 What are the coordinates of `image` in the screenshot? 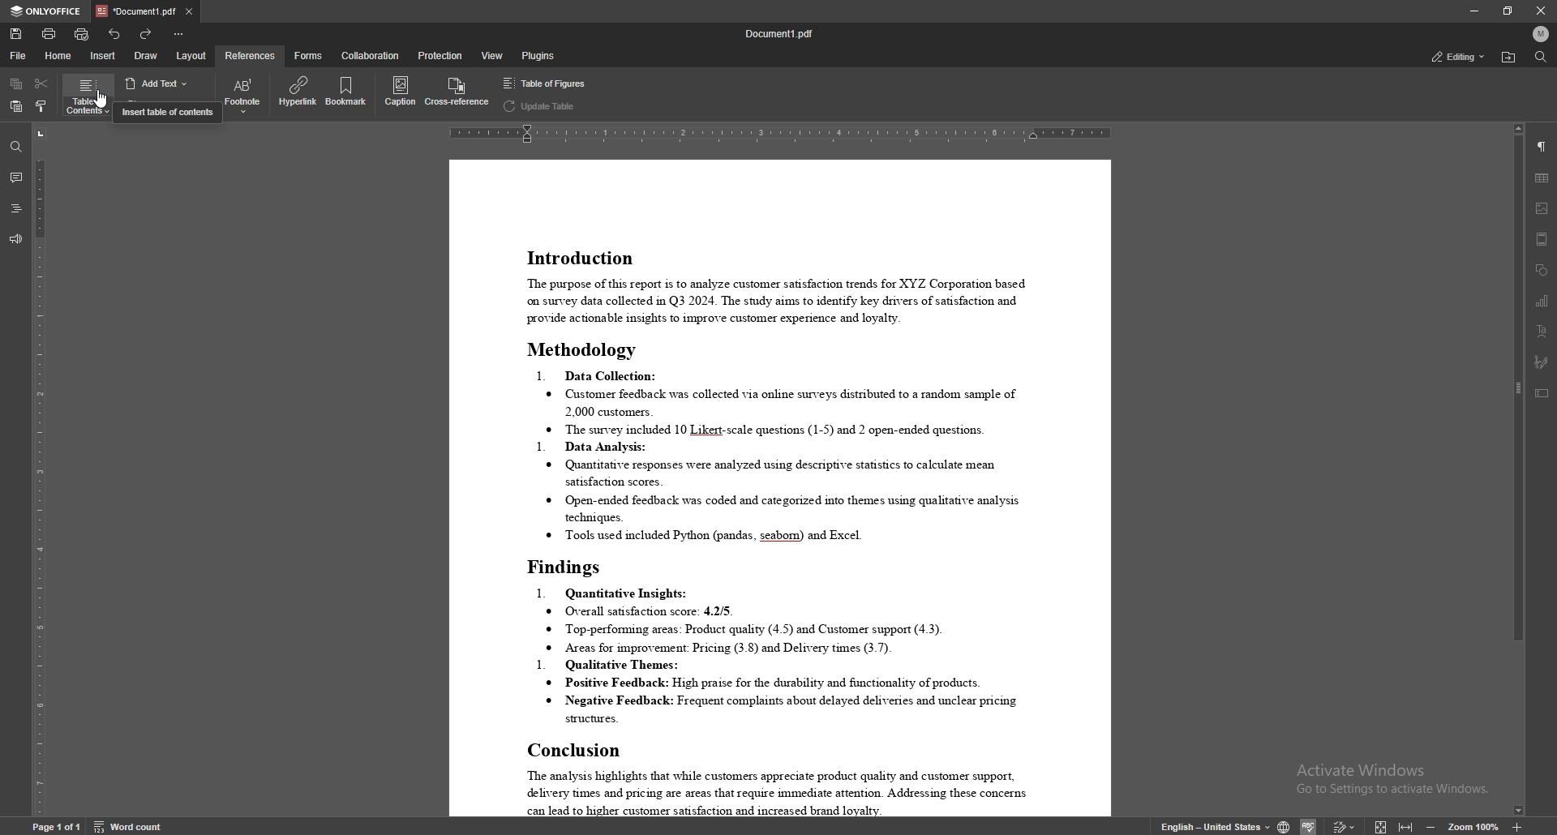 It's located at (1542, 208).